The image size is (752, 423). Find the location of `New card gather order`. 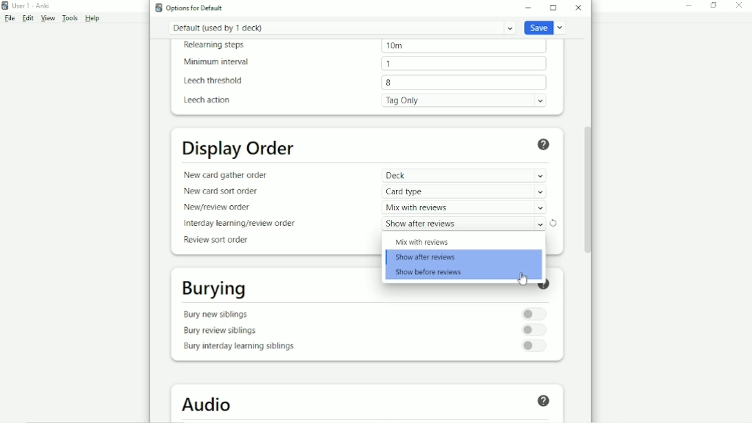

New card gather order is located at coordinates (224, 175).